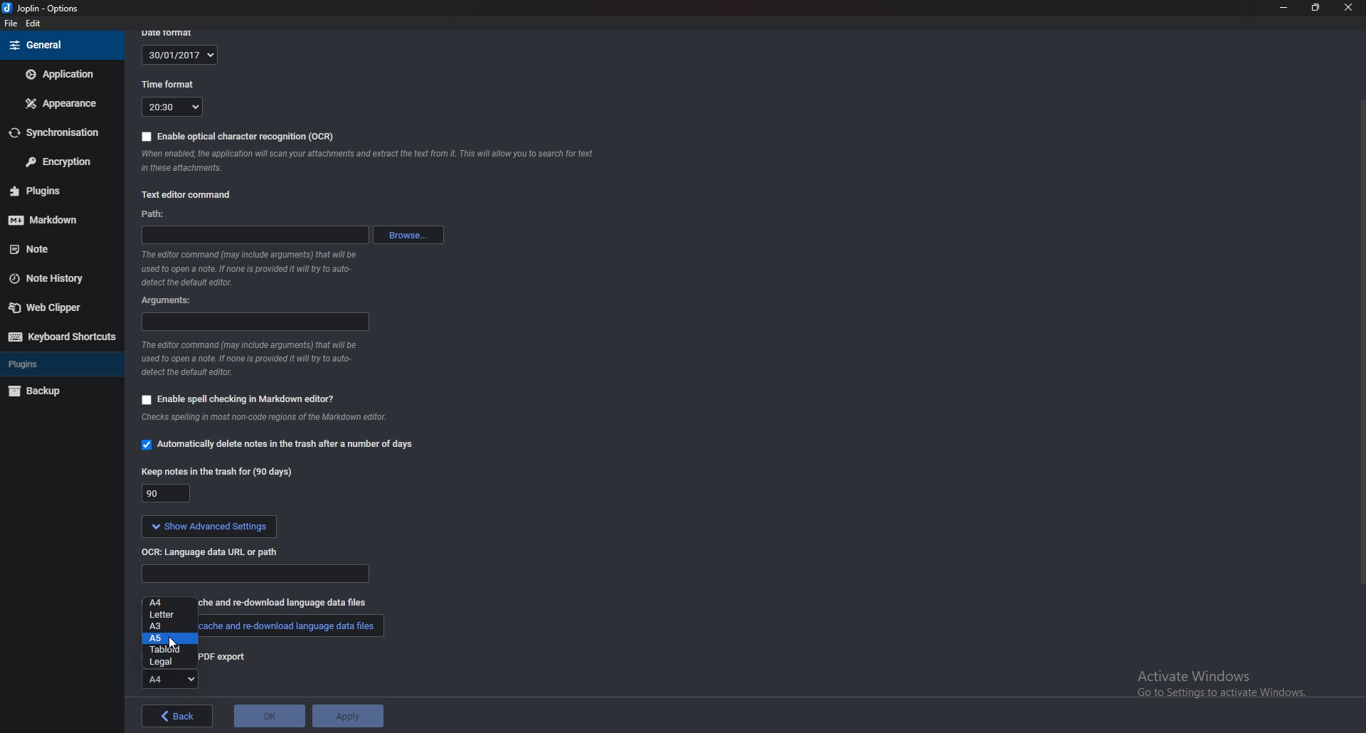 The width and height of the screenshot is (1366, 733). Describe the element at coordinates (259, 357) in the screenshot. I see `Info on editor command` at that location.